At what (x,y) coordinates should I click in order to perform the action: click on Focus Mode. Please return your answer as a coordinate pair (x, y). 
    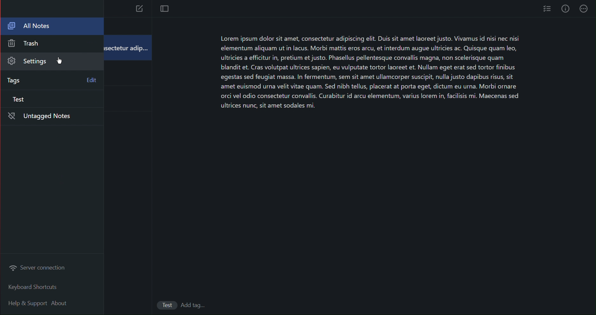
    Looking at the image, I should click on (165, 10).